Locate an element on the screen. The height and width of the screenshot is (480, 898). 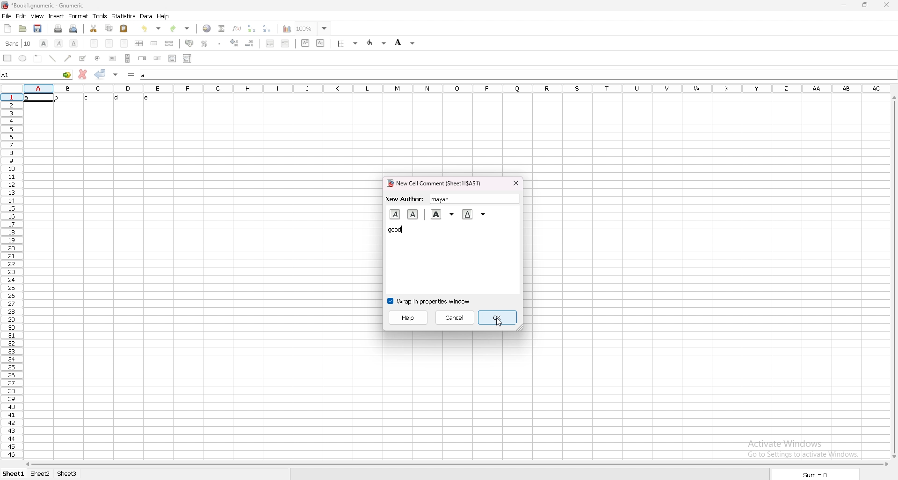
decrease decimals is located at coordinates (250, 43).